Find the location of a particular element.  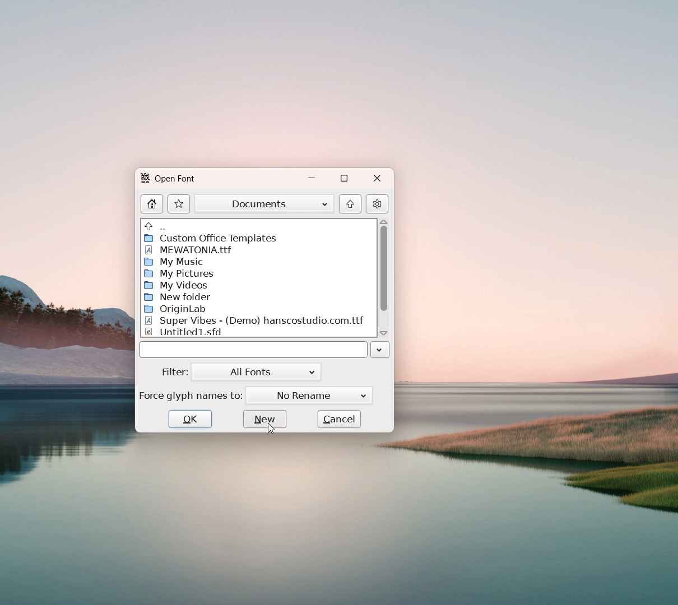

home is located at coordinates (152, 204).